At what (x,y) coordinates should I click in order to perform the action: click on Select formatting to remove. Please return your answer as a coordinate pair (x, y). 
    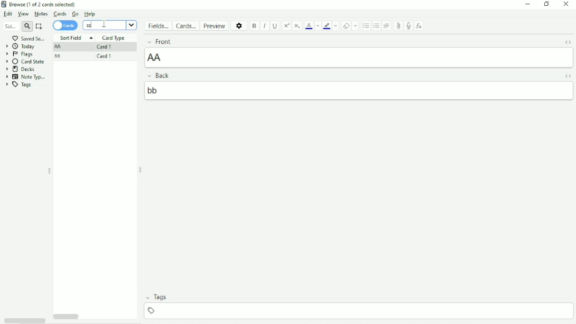
    Looking at the image, I should click on (356, 26).